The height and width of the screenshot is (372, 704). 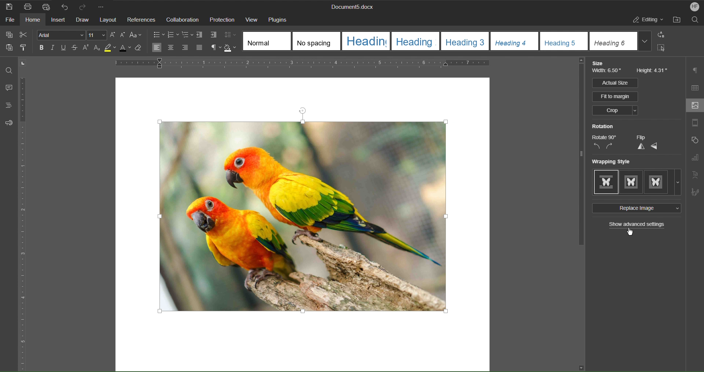 I want to click on Rotation, so click(x=603, y=126).